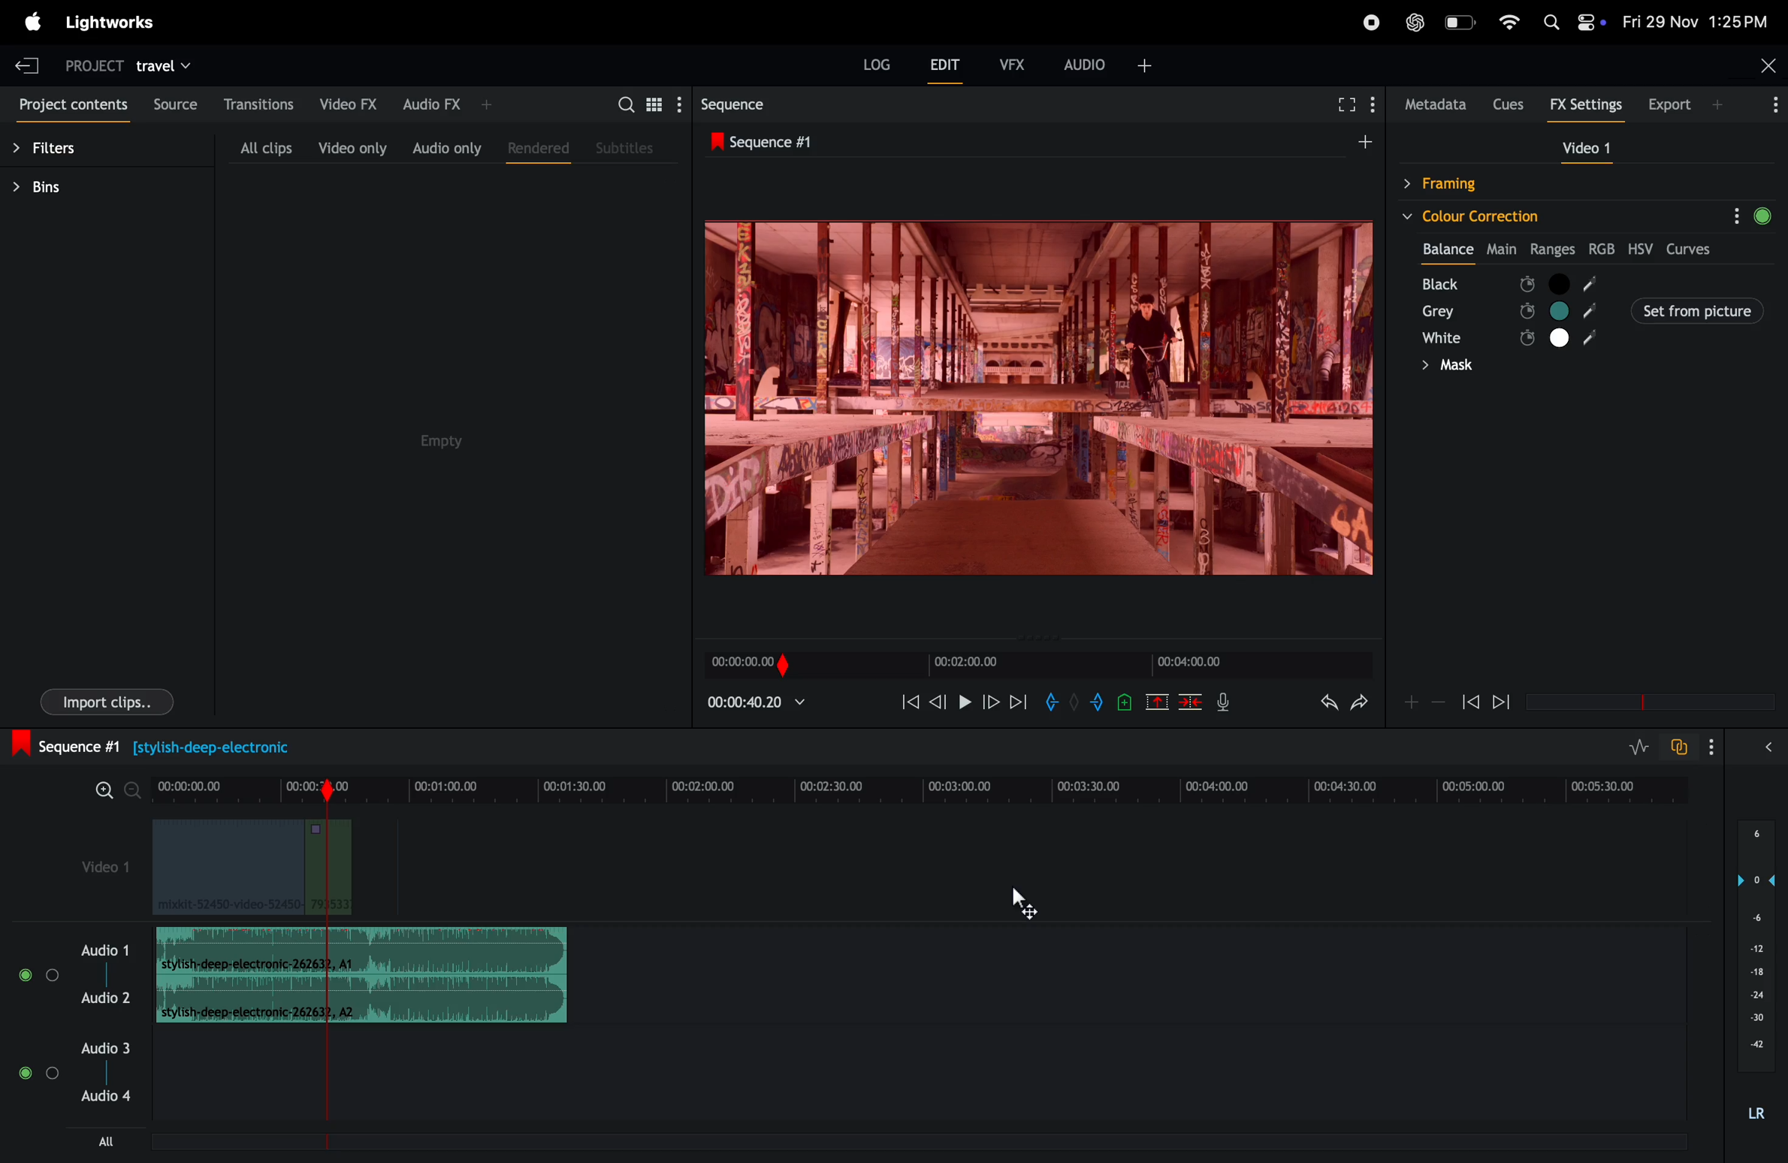  Describe the element at coordinates (96, 863) in the screenshot. I see `video 1` at that location.